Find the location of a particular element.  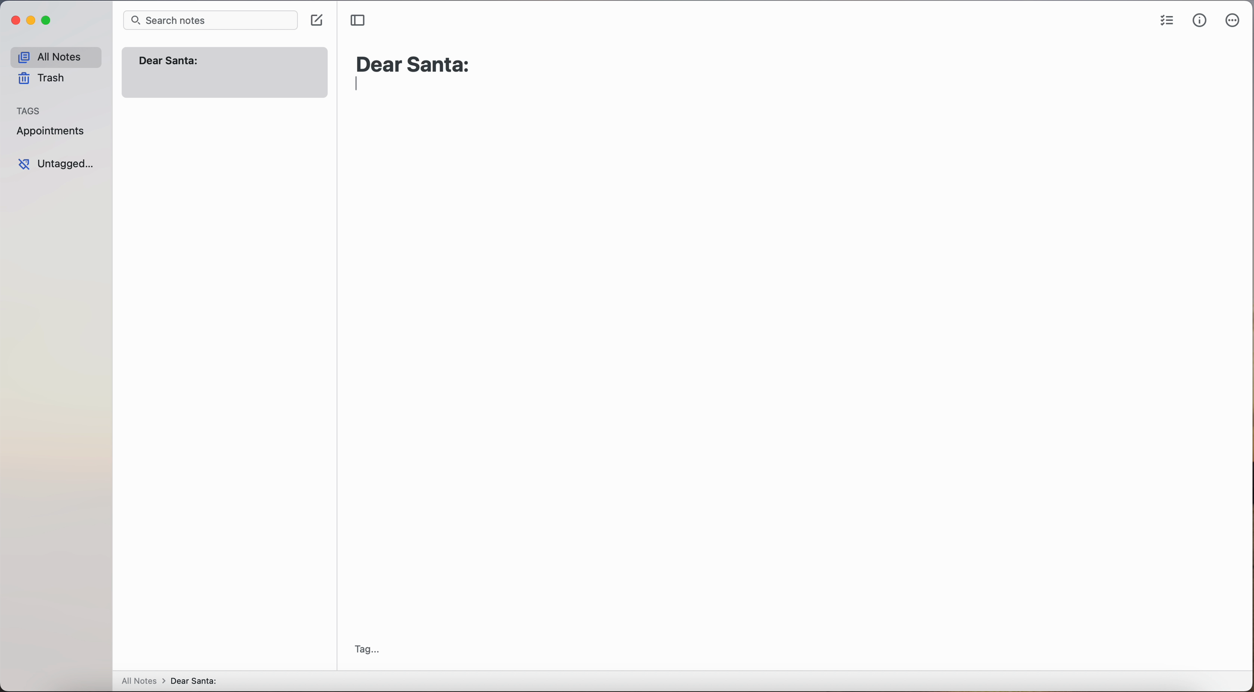

toggle sidebar is located at coordinates (356, 20).